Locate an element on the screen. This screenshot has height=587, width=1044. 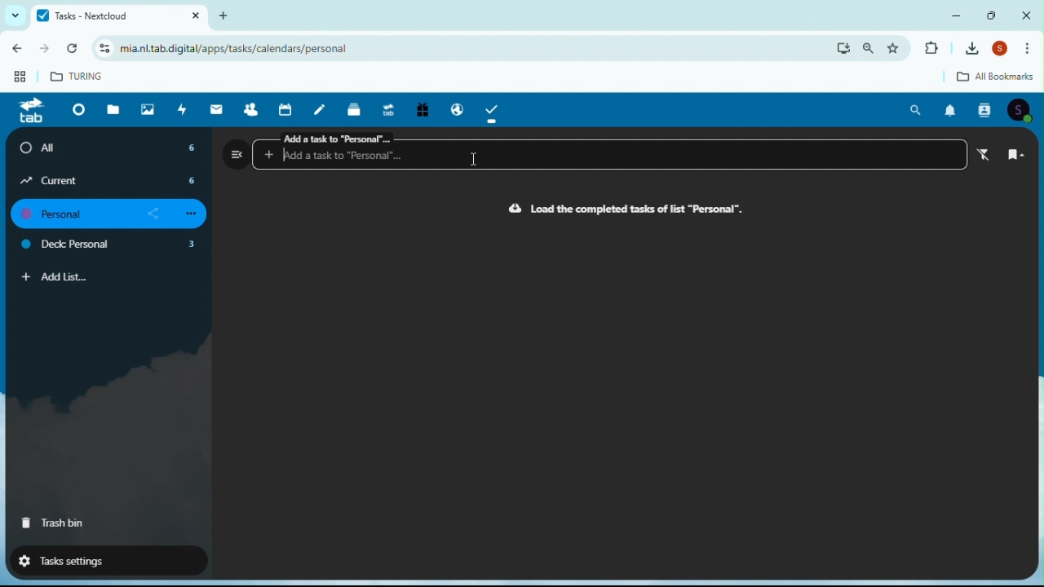
download is located at coordinates (843, 48).